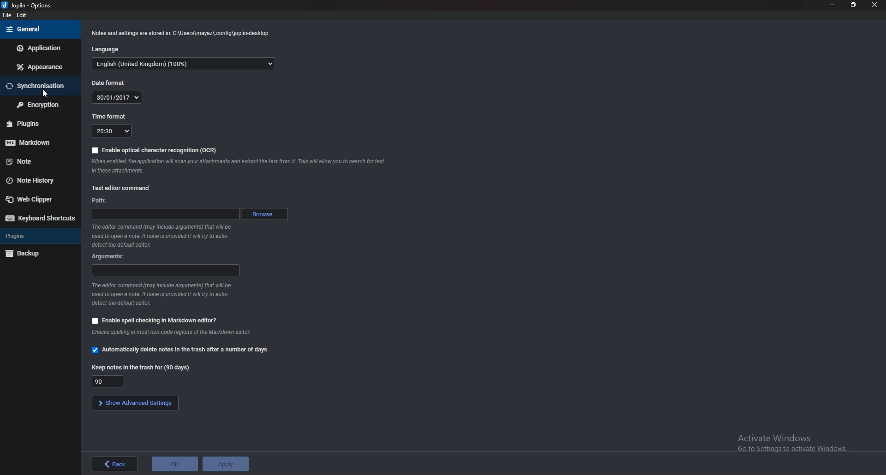  What do you see at coordinates (855, 5) in the screenshot?
I see `resize` at bounding box center [855, 5].